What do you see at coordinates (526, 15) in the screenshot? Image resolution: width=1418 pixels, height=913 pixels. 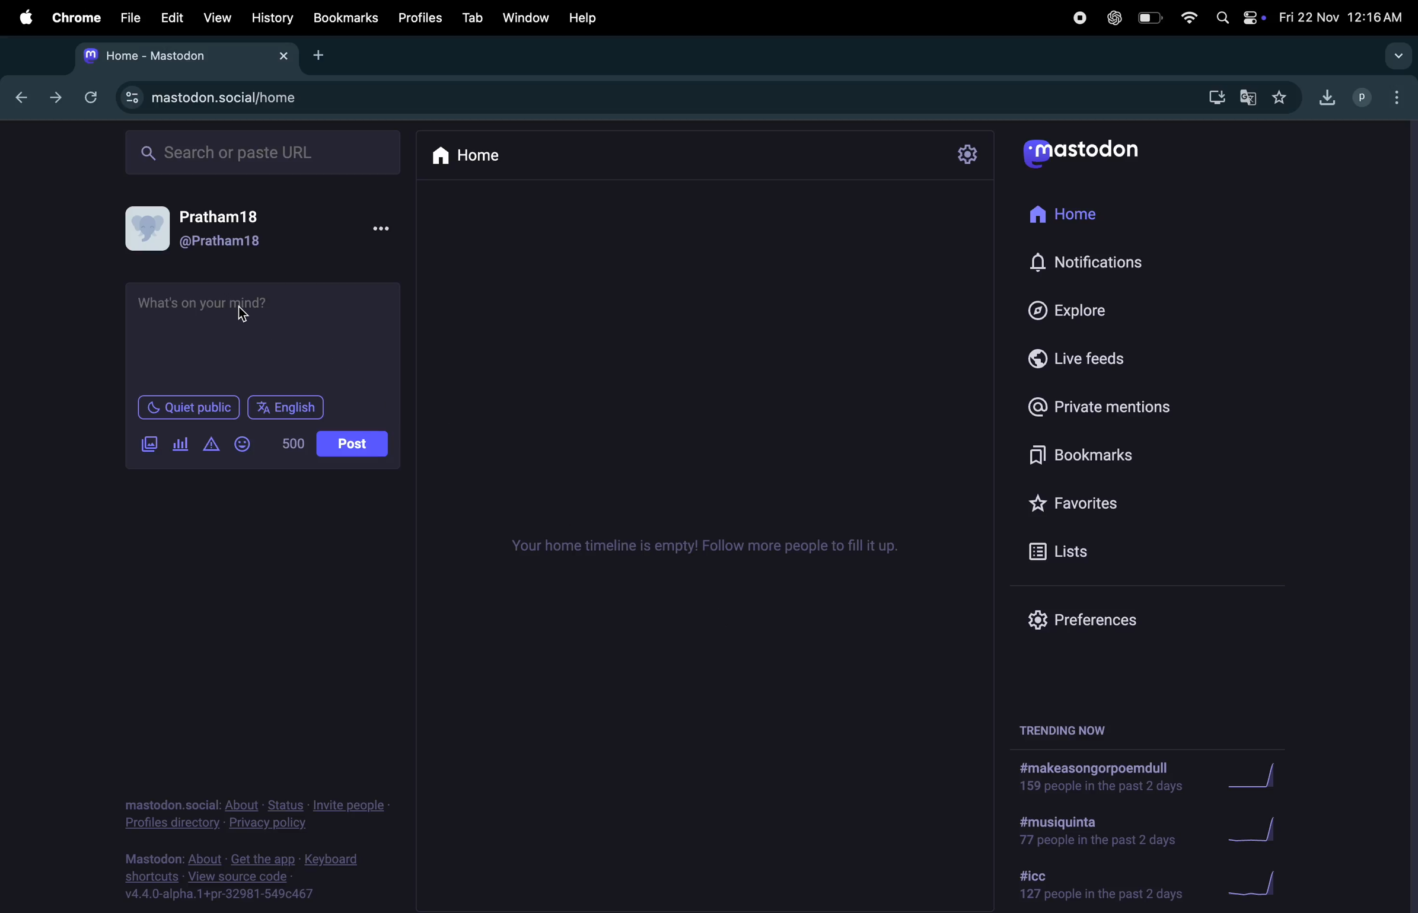 I see `window` at bounding box center [526, 15].